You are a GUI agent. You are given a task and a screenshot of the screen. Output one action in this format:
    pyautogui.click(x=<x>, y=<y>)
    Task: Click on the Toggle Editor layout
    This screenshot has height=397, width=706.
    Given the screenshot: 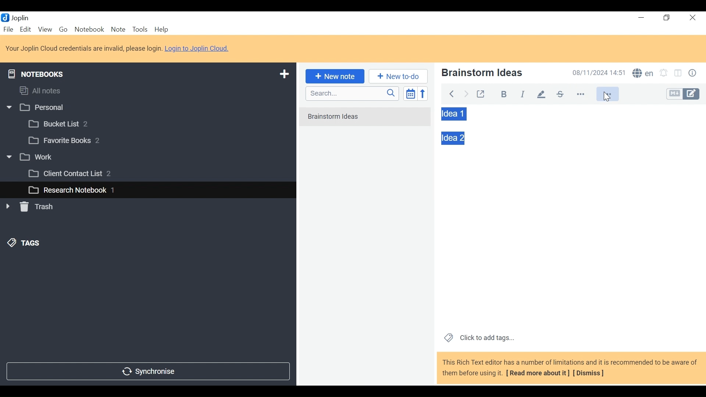 What is the action you would take?
    pyautogui.click(x=678, y=74)
    